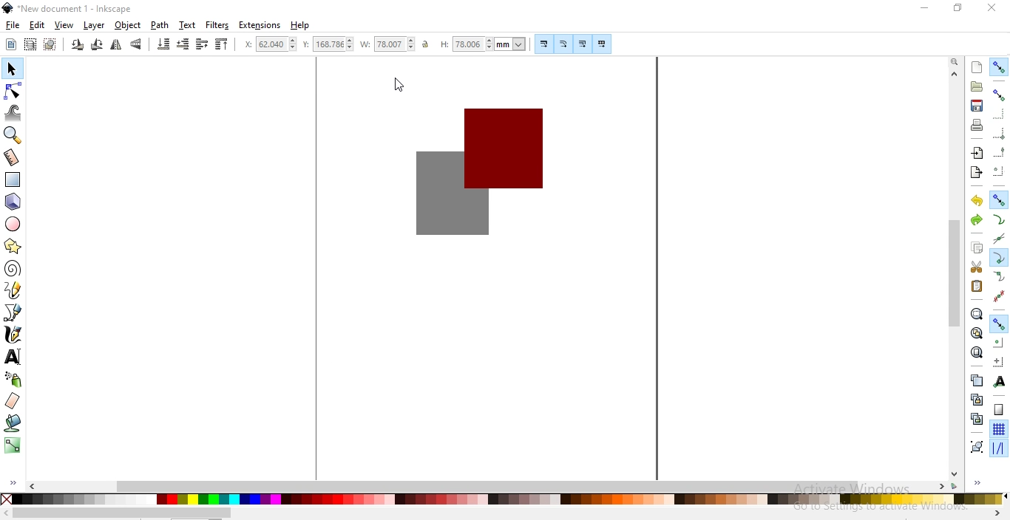 Image resolution: width=1010 pixels, height=520 pixels. I want to click on undo, so click(977, 201).